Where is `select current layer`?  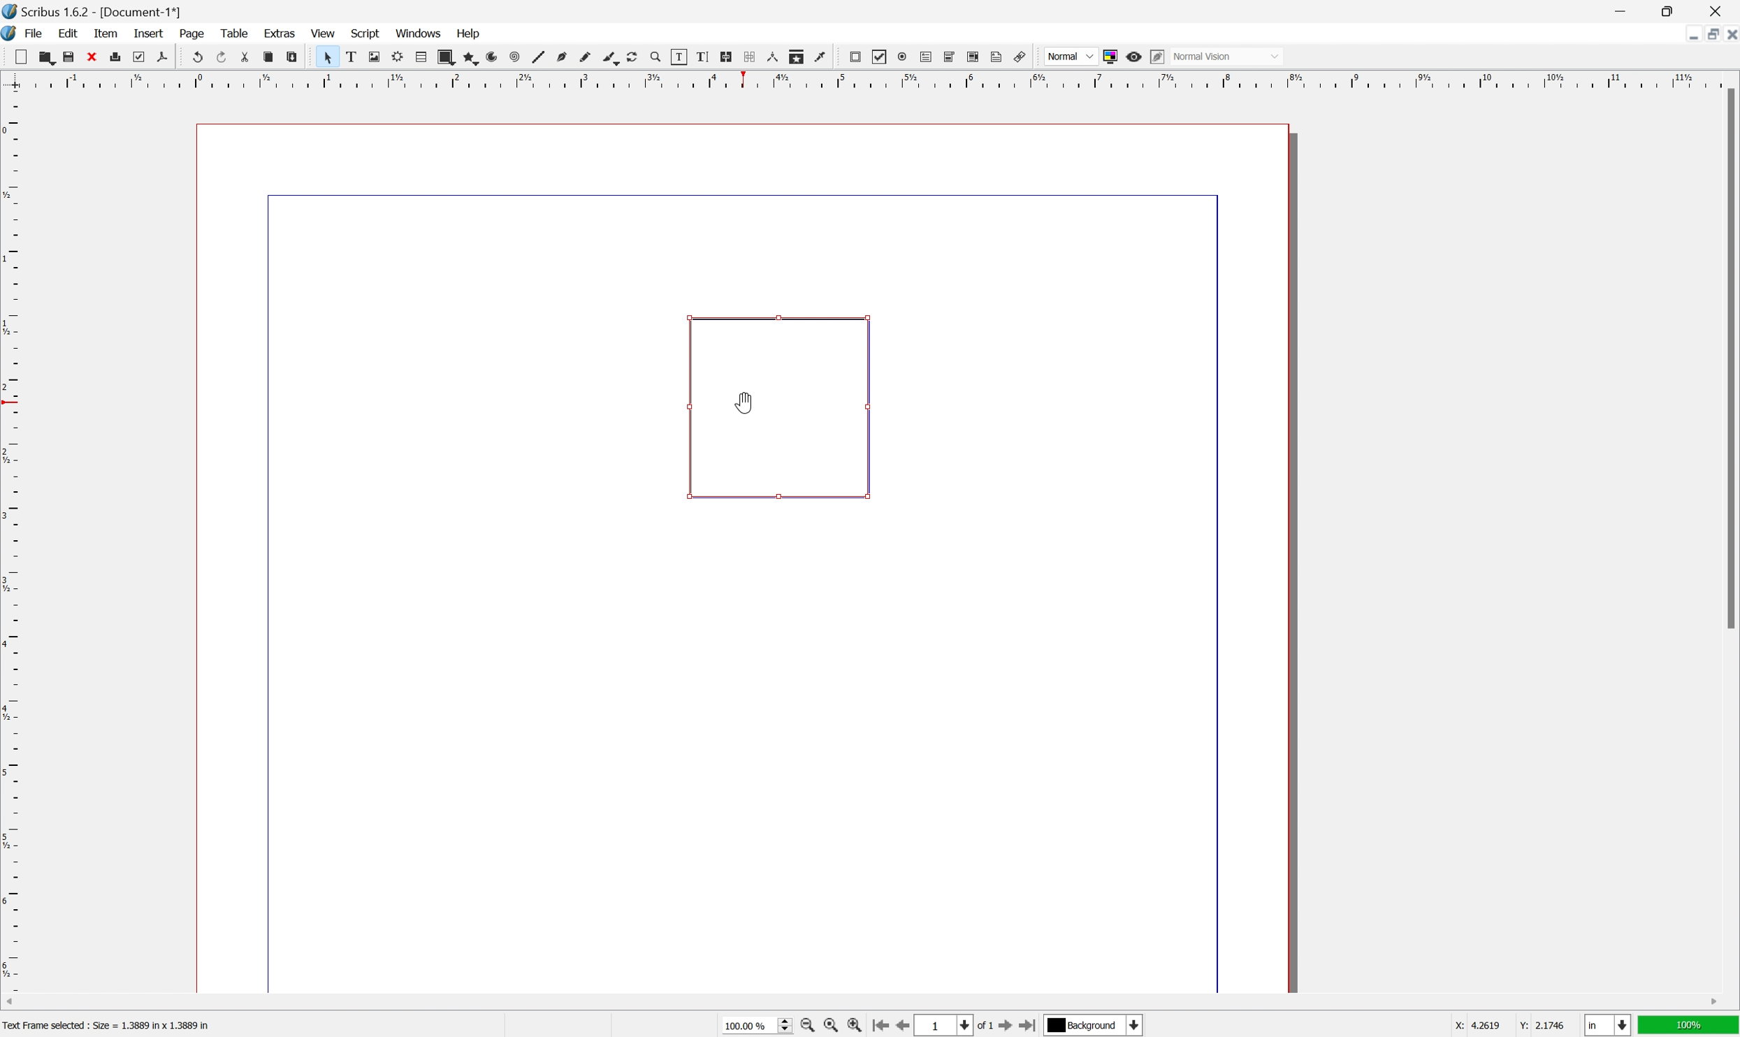
select current layer is located at coordinates (1096, 1026).